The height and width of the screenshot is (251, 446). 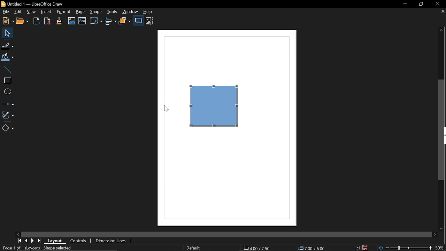 What do you see at coordinates (442, 229) in the screenshot?
I see `Move down` at bounding box center [442, 229].